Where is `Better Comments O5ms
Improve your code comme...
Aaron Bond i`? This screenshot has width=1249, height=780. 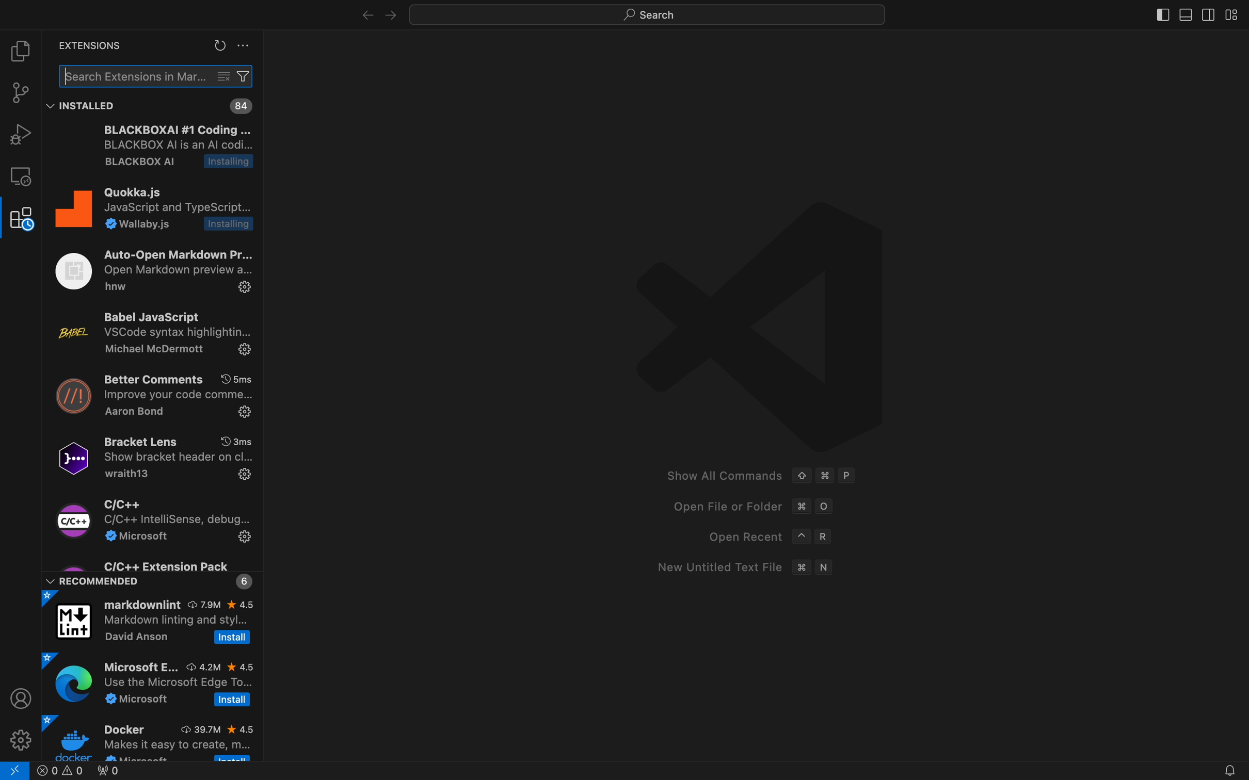 Better Comments O5ms
Improve your code comme...
Aaron Bond i is located at coordinates (152, 395).